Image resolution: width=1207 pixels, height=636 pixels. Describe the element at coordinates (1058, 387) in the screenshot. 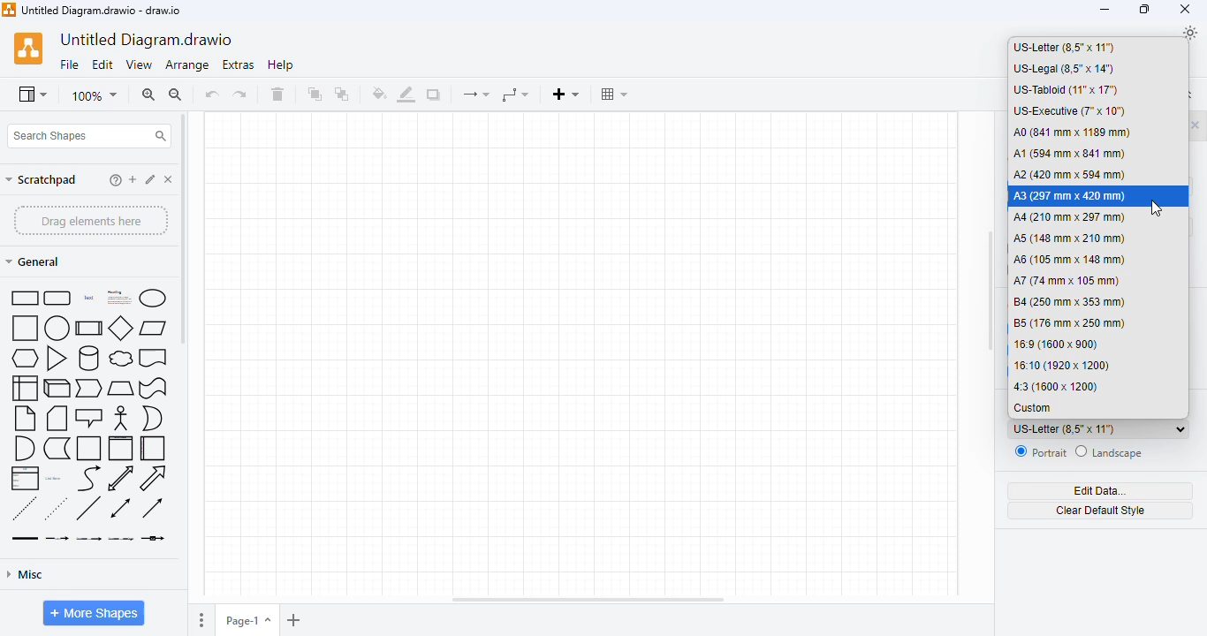

I see `4:3` at that location.